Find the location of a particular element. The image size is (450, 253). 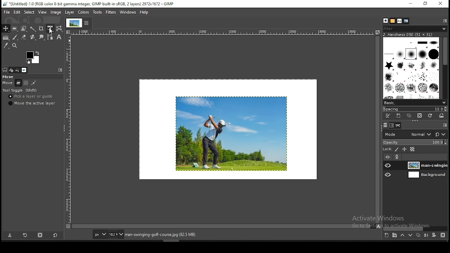

refresh brushes is located at coordinates (430, 115).